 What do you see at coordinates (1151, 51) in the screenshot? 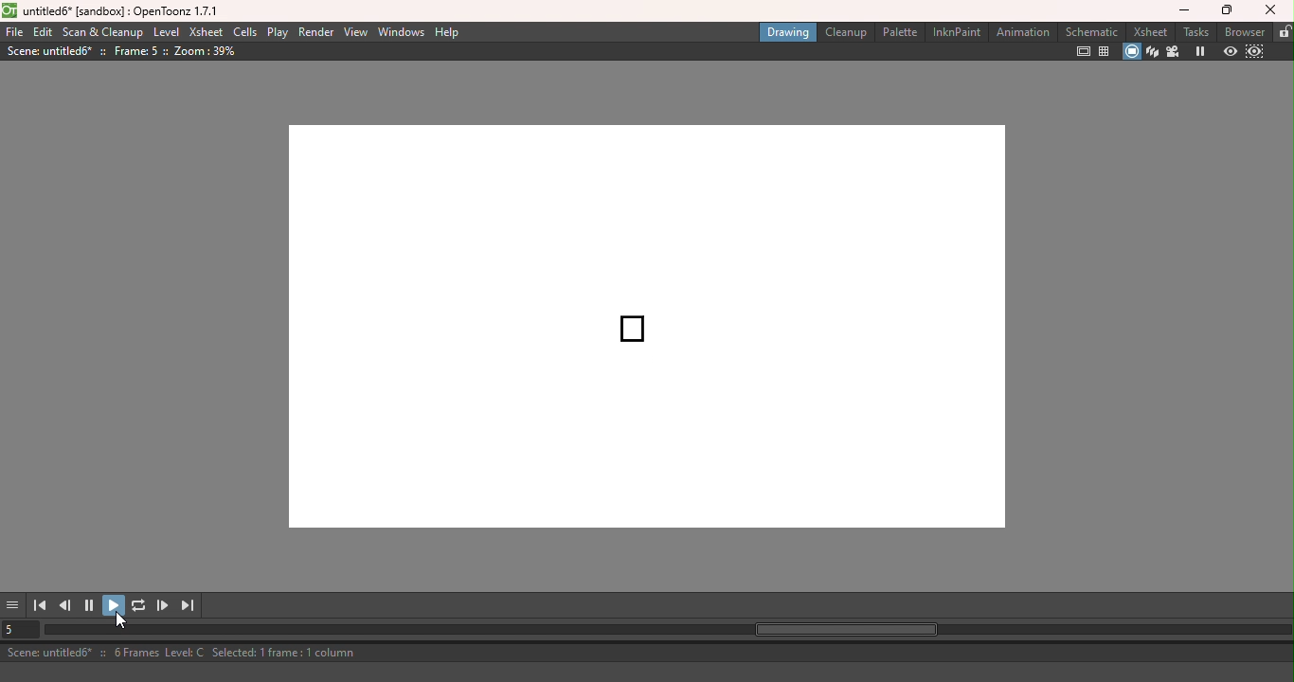
I see `3D View` at bounding box center [1151, 51].